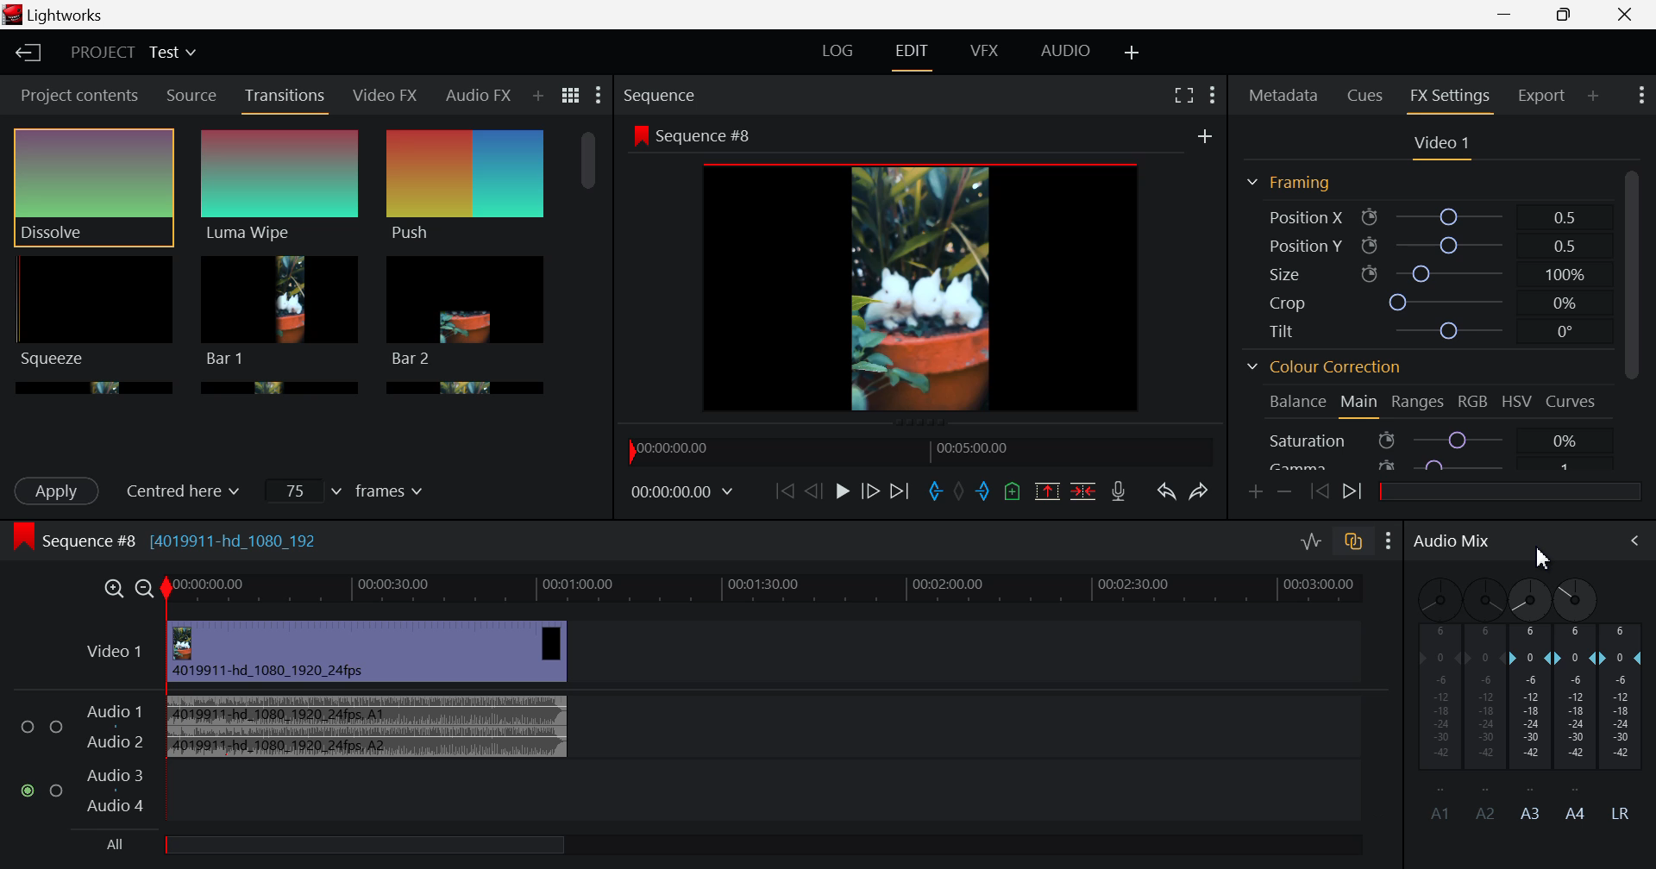  Describe the element at coordinates (1452, 98) in the screenshot. I see `FX Settings Open` at that location.